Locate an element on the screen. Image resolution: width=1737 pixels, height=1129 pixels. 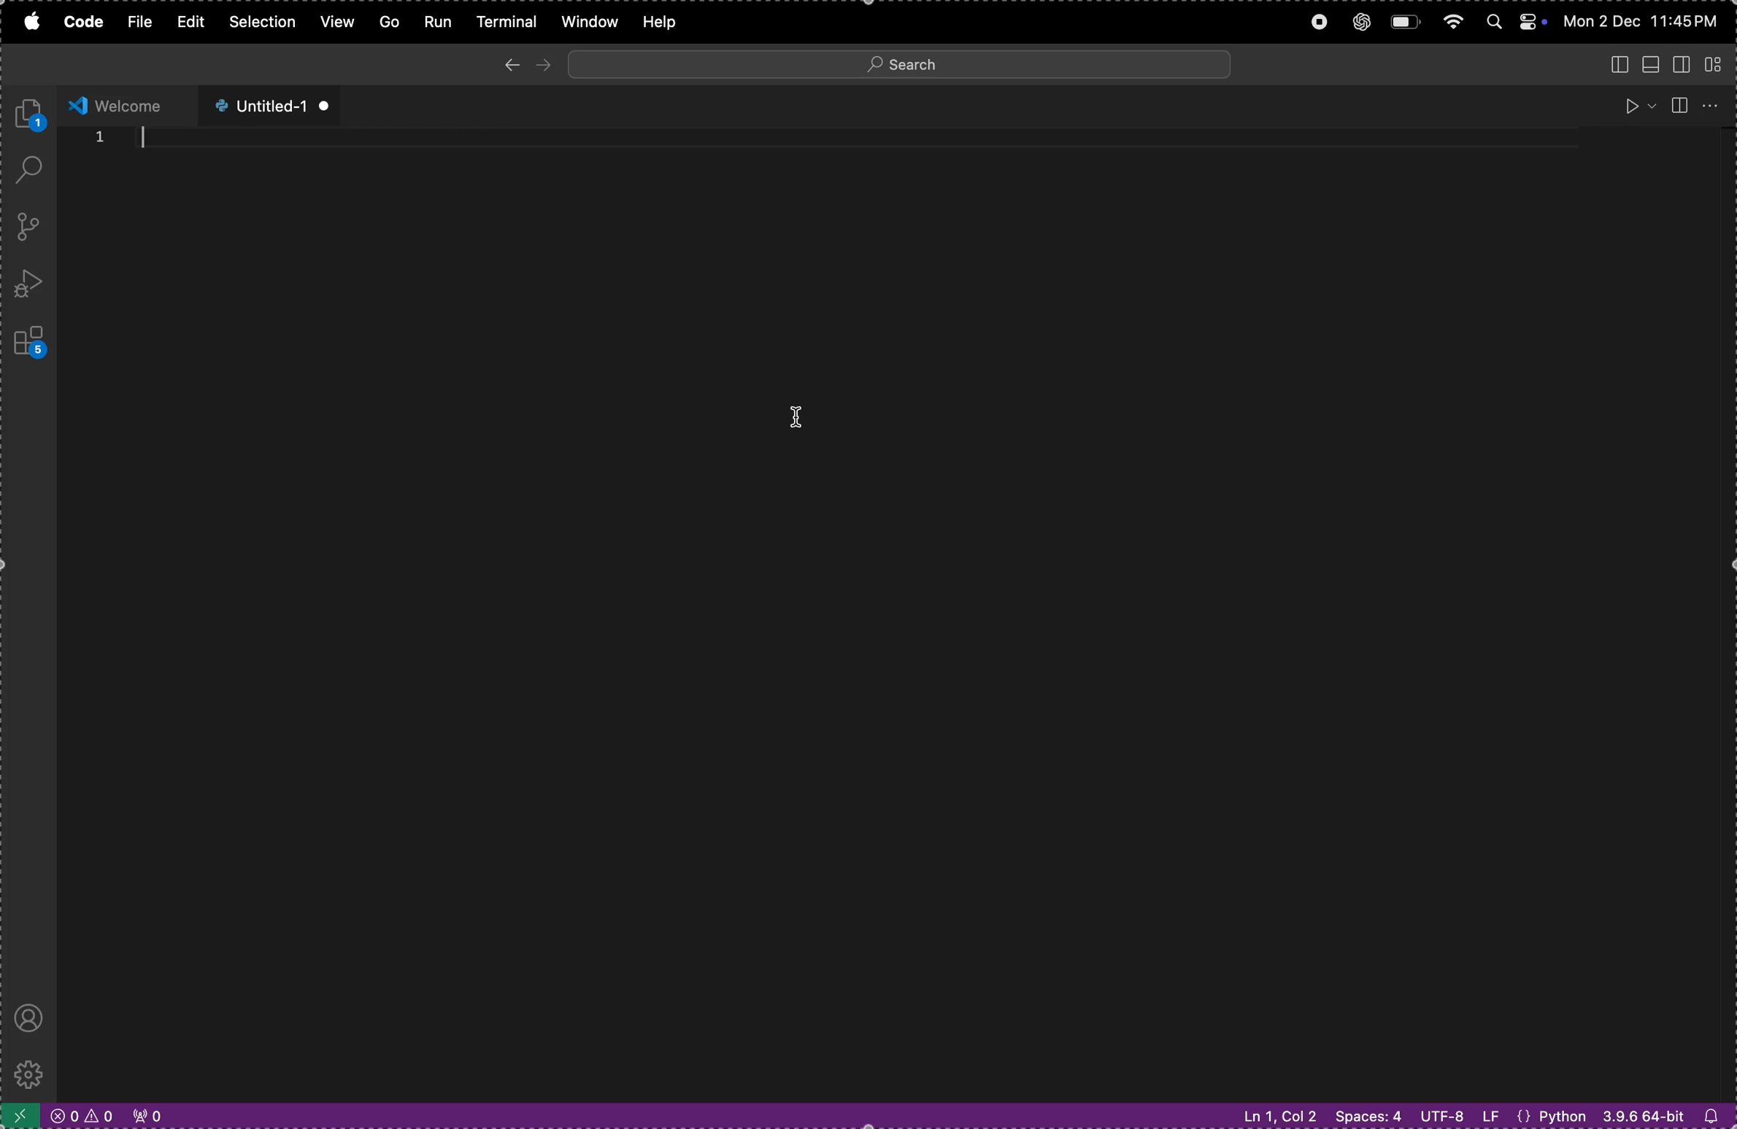
waiting for second key chord is located at coordinates (352, 1115).